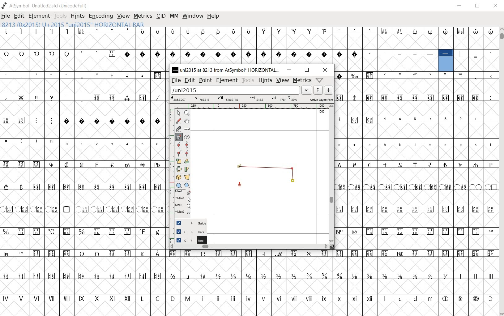 Image resolution: width=504 pixels, height=316 pixels. Describe the element at coordinates (144, 16) in the screenshot. I see `METRICS` at that location.